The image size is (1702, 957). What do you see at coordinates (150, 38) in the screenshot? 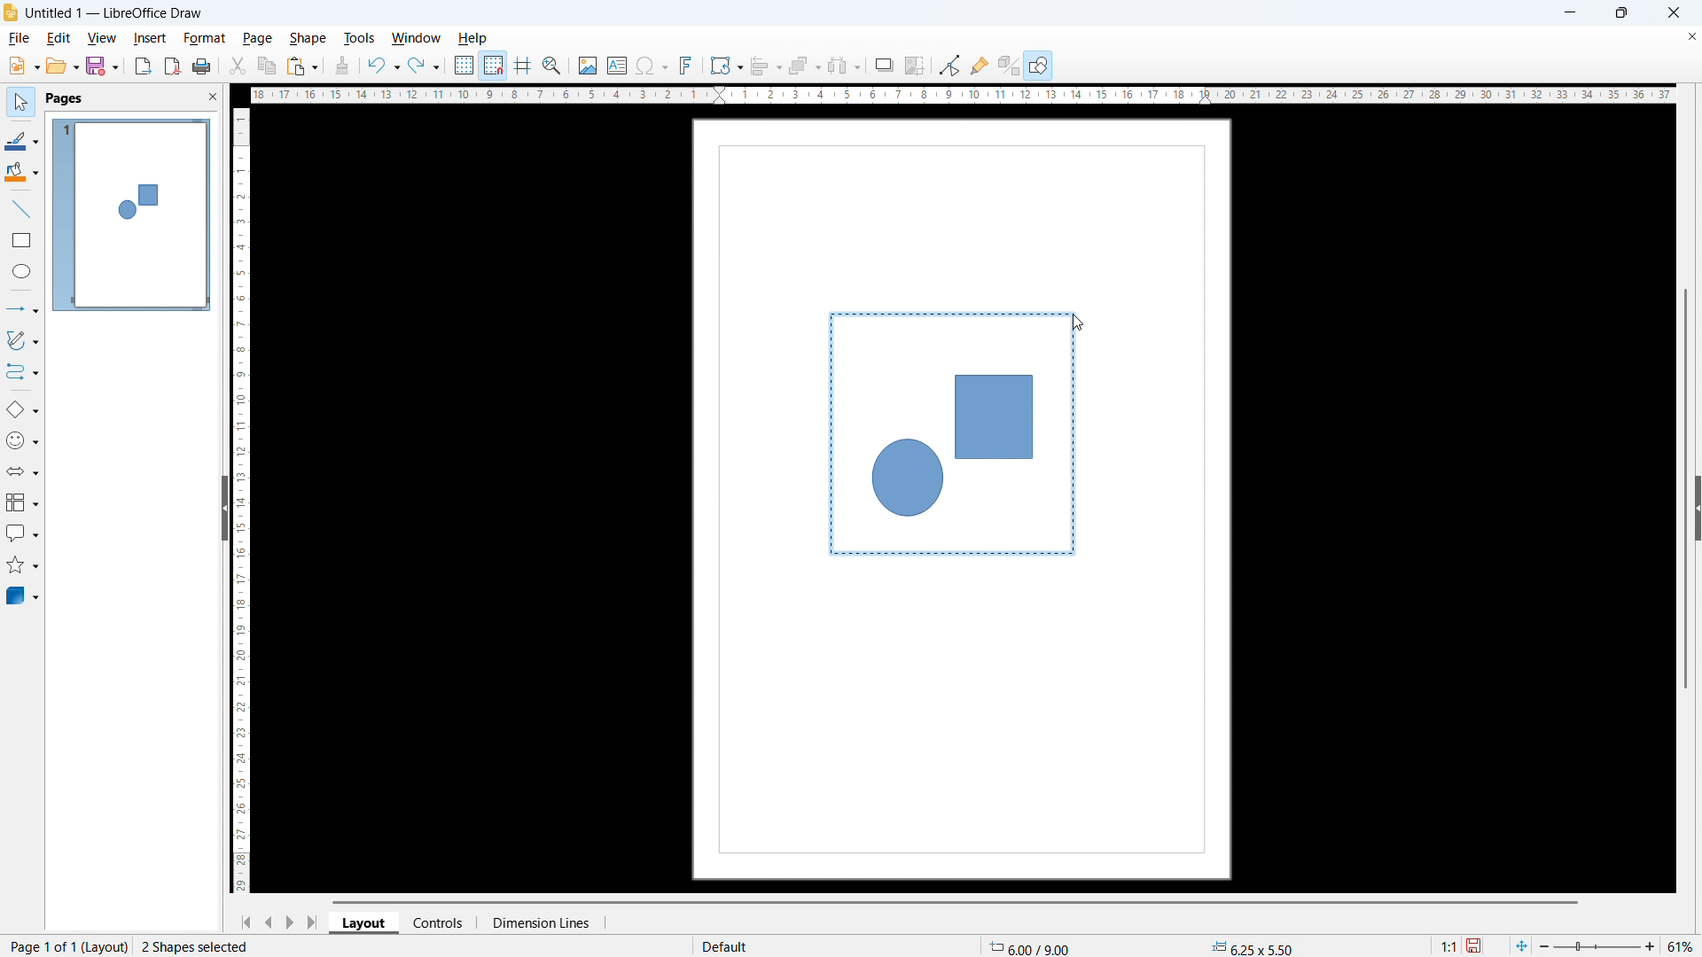
I see `insert` at bounding box center [150, 38].